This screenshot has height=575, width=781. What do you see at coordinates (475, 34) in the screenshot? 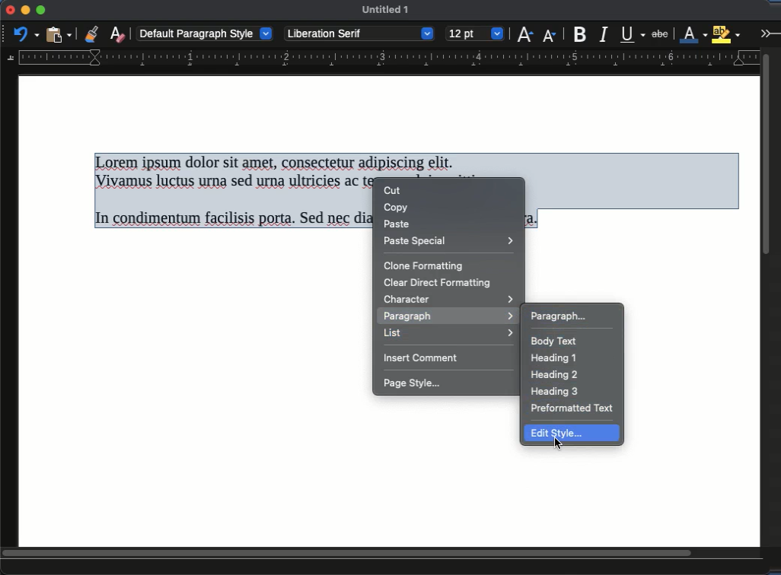
I see `12 pt` at bounding box center [475, 34].